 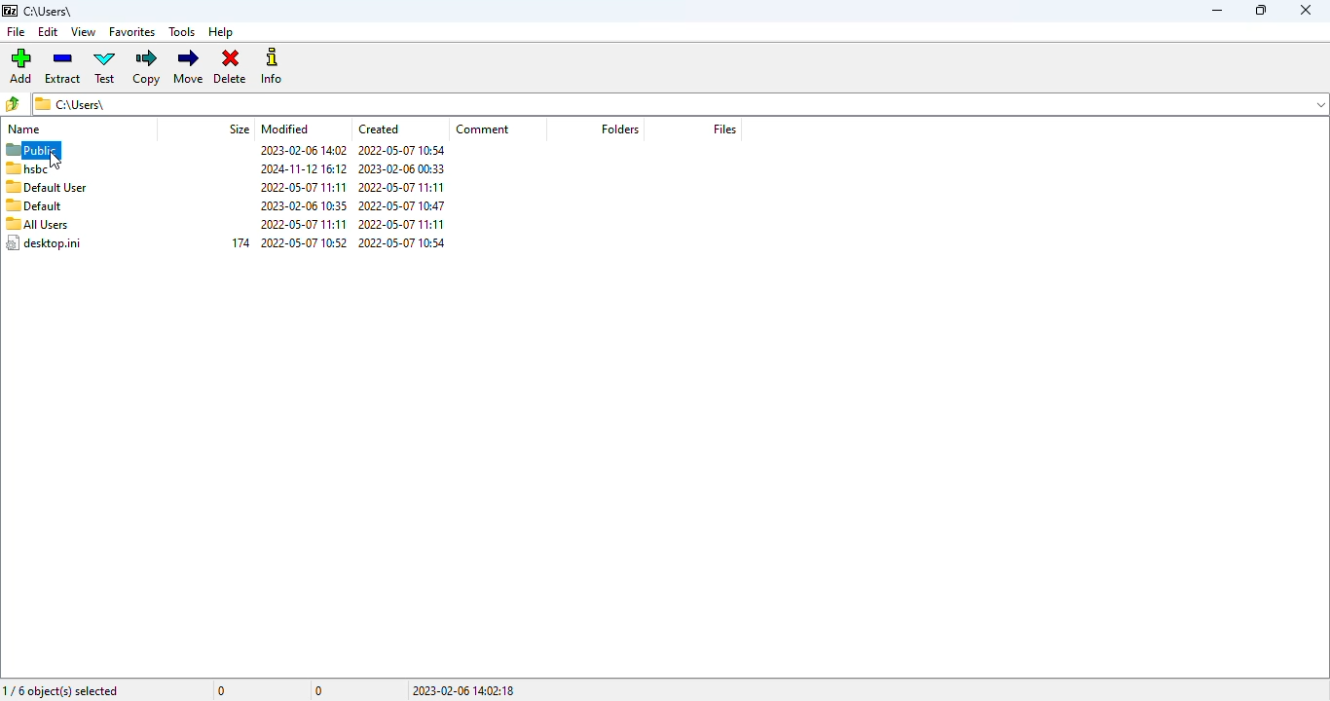 I want to click on 0, so click(x=224, y=691).